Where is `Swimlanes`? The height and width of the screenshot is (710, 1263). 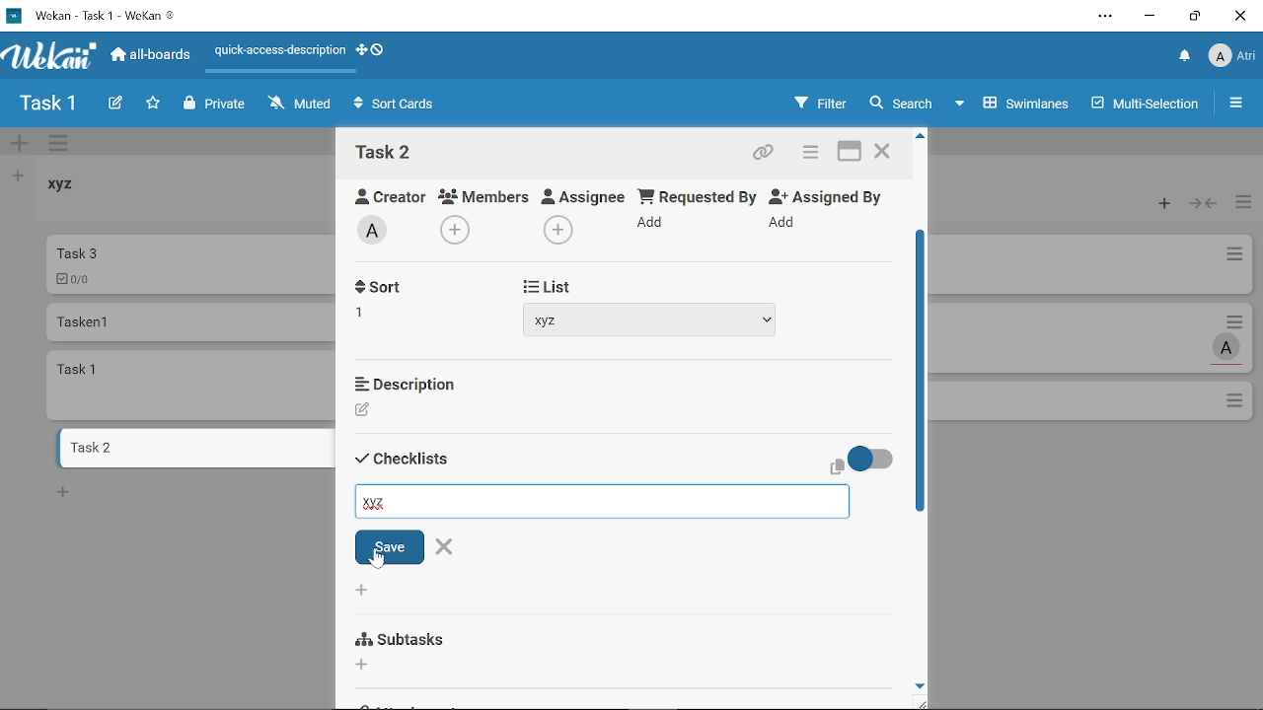
Swimlanes is located at coordinates (1014, 102).